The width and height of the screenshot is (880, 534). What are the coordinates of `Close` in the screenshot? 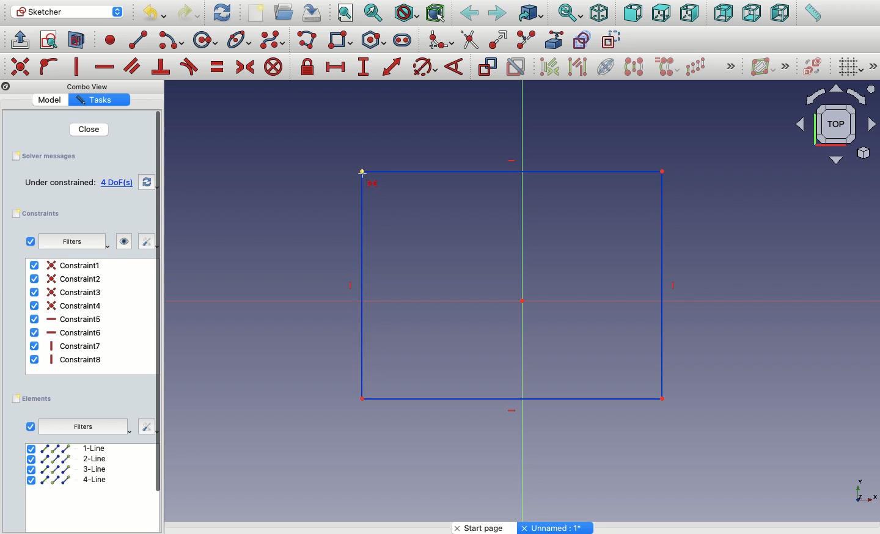 It's located at (81, 129).